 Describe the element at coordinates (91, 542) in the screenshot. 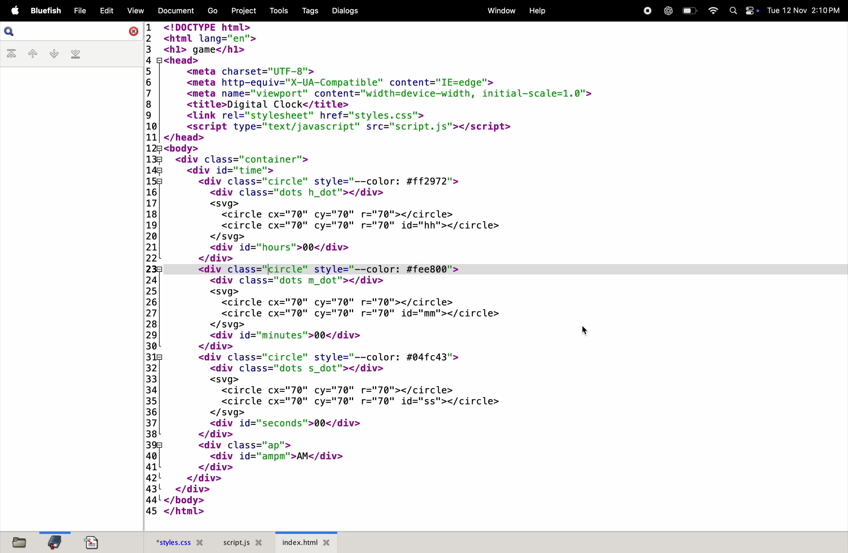

I see `documents` at that location.